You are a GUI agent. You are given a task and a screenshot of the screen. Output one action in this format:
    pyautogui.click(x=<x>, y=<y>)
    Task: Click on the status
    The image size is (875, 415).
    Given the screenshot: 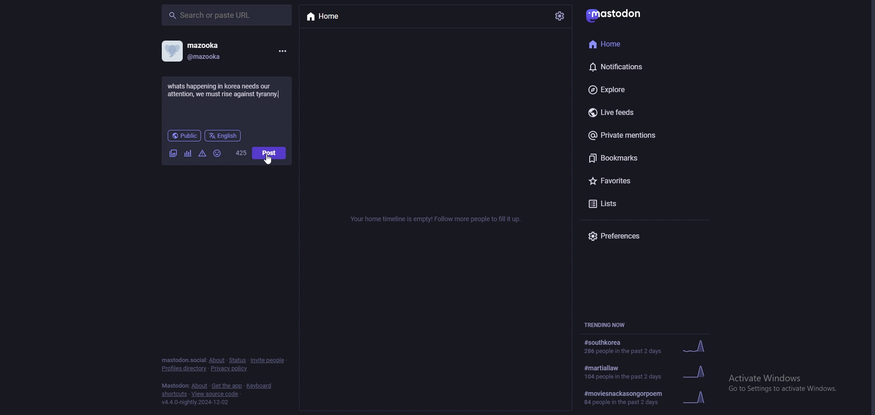 What is the action you would take?
    pyautogui.click(x=237, y=361)
    